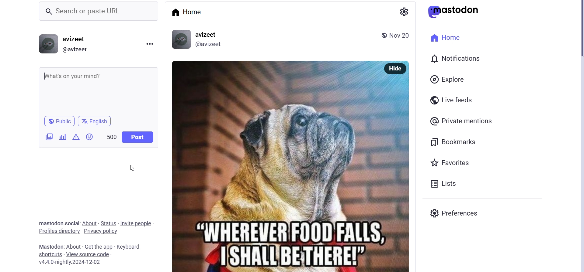  Describe the element at coordinates (577, 32) in the screenshot. I see `scroll bar` at that location.